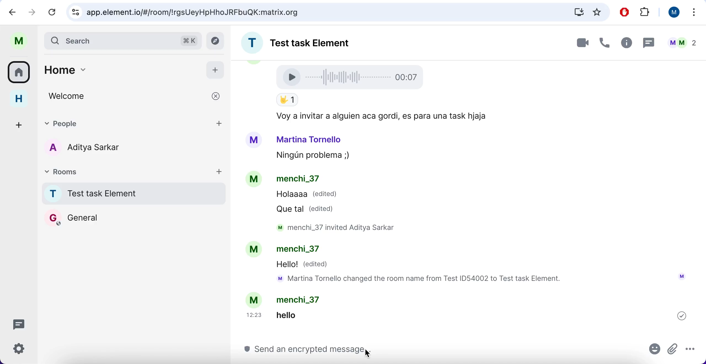 This screenshot has width=706, height=364. I want to click on reload current page, so click(52, 12).